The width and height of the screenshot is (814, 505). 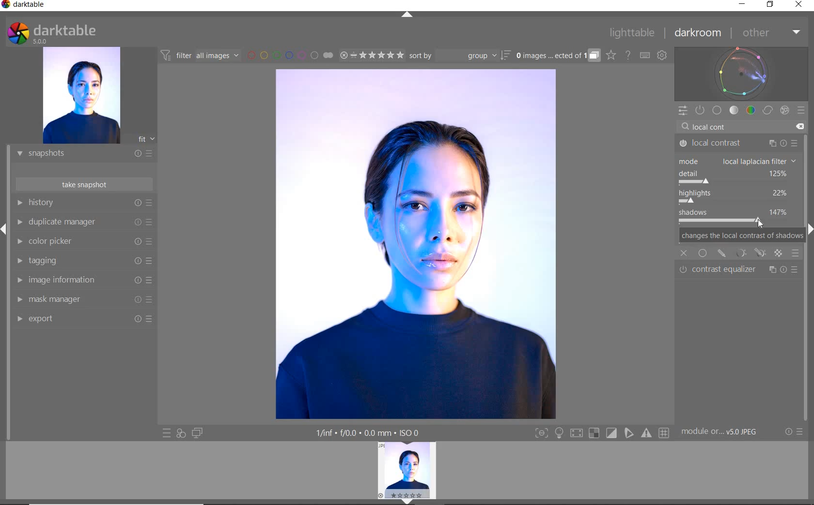 What do you see at coordinates (738, 218) in the screenshot?
I see `contrast` at bounding box center [738, 218].